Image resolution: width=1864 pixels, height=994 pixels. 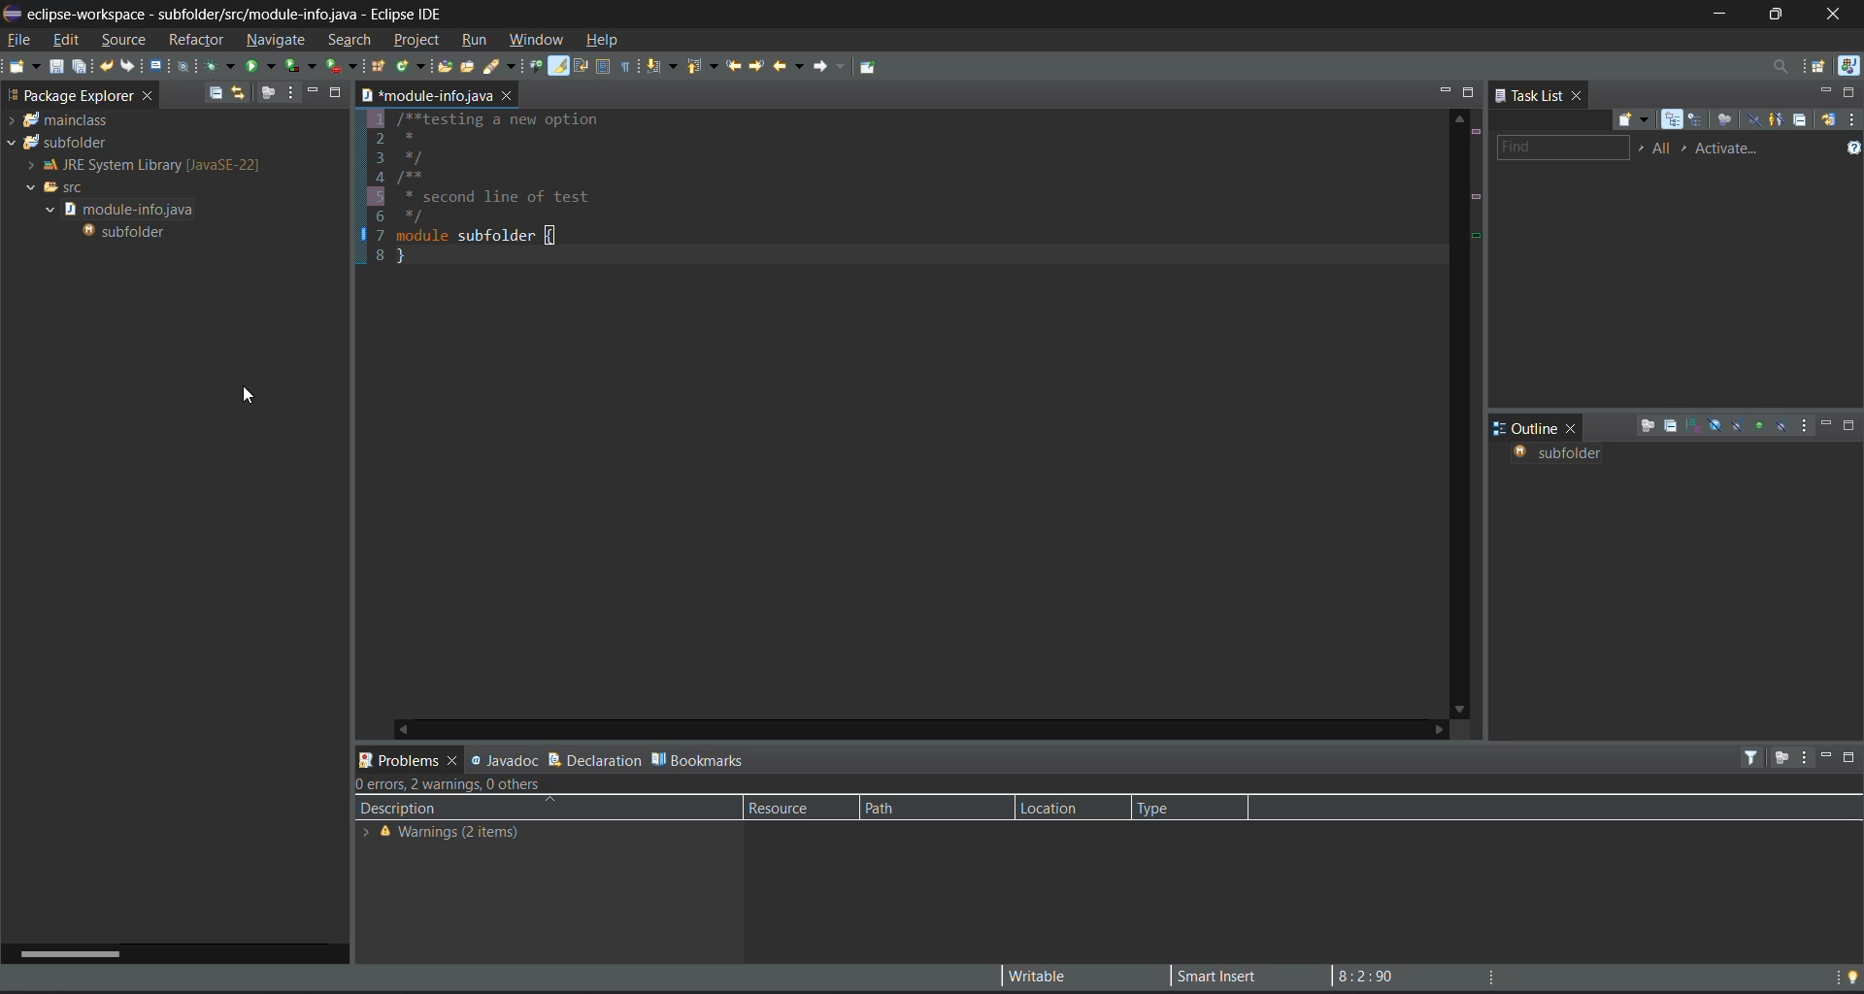 I want to click on hide non public members, so click(x=1760, y=423).